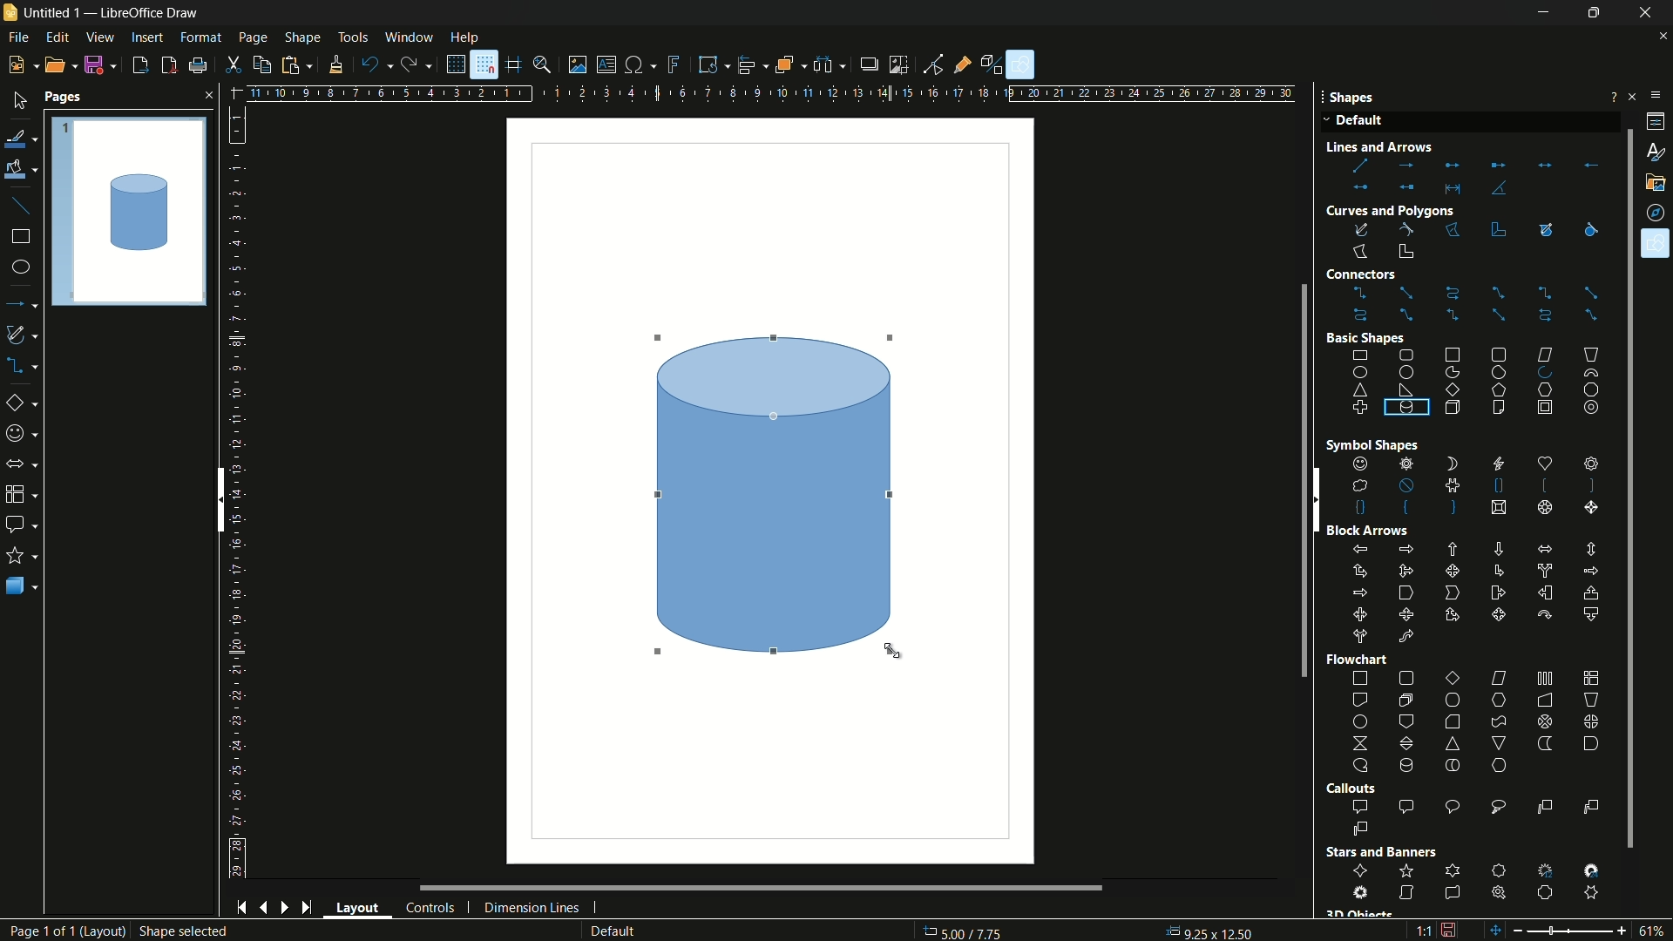 The height and width of the screenshot is (941, 1673). I want to click on Flowchart, so click(1359, 660).